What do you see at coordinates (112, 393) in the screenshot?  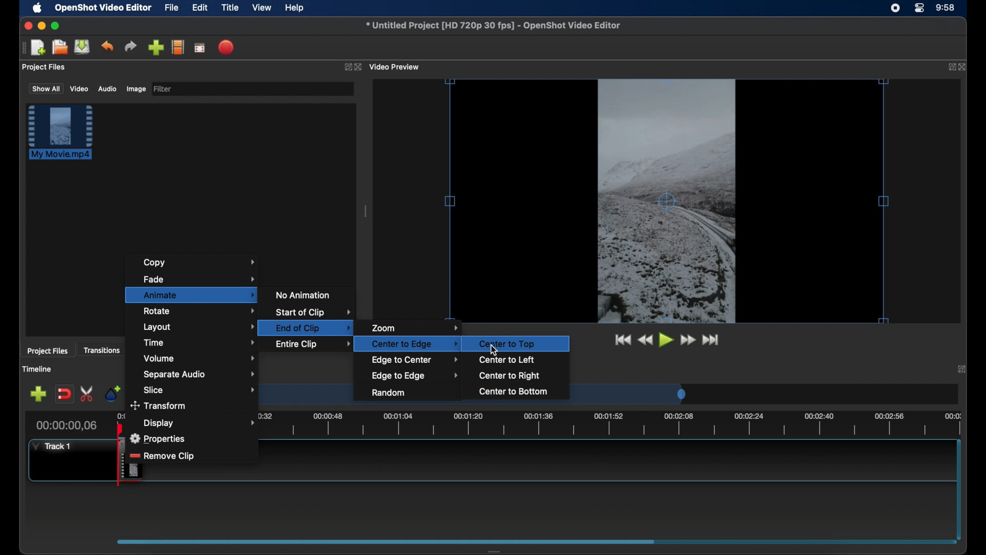 I see `add marker` at bounding box center [112, 393].